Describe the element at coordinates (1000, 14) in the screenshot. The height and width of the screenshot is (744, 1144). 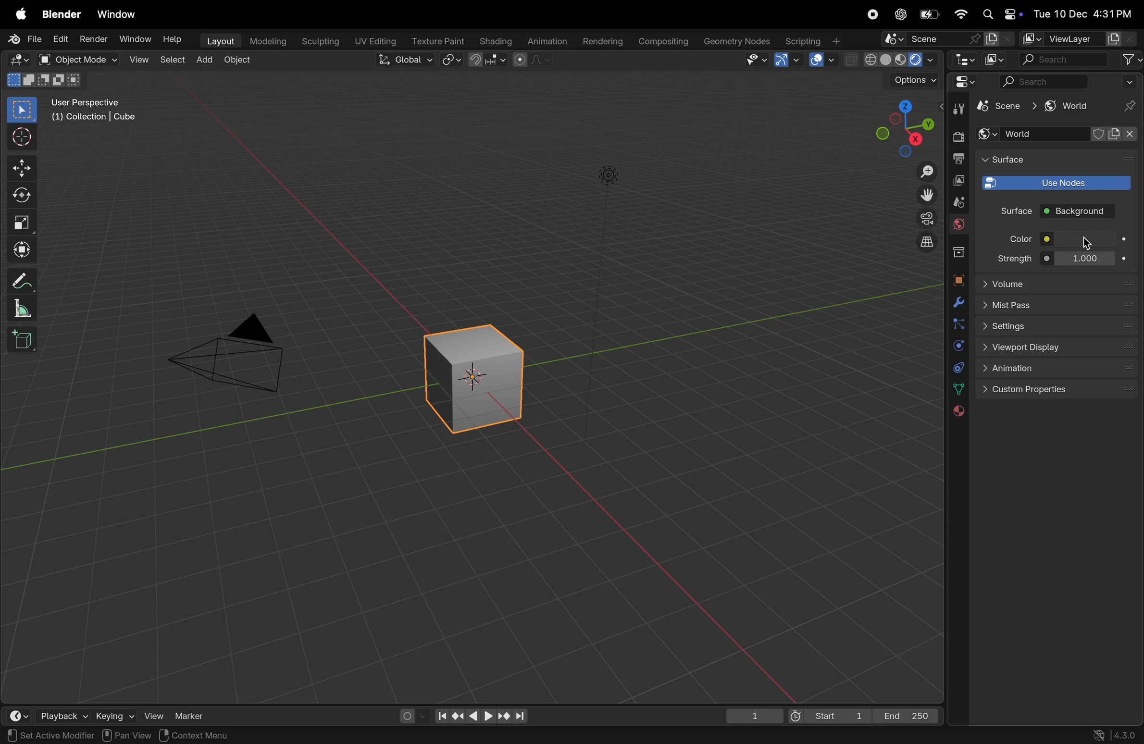
I see `apple widgets` at that location.